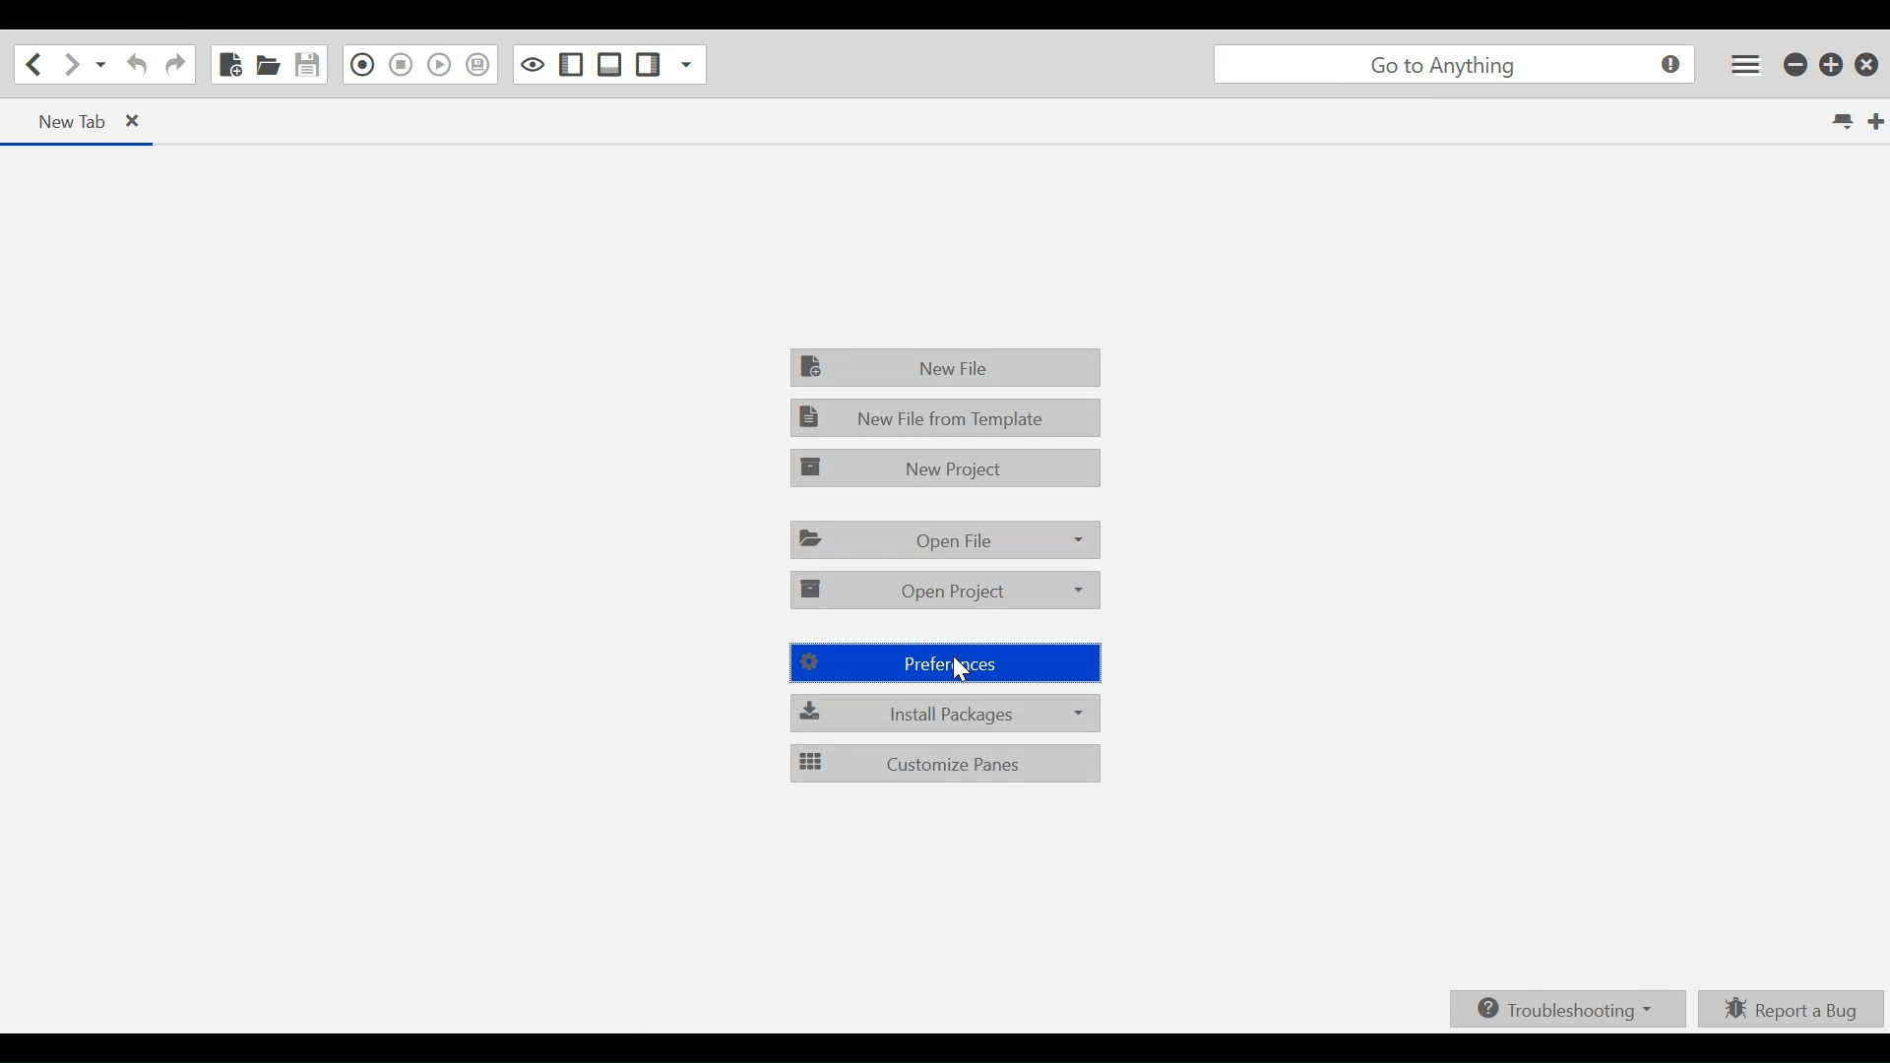  I want to click on New File From Template, so click(946, 417).